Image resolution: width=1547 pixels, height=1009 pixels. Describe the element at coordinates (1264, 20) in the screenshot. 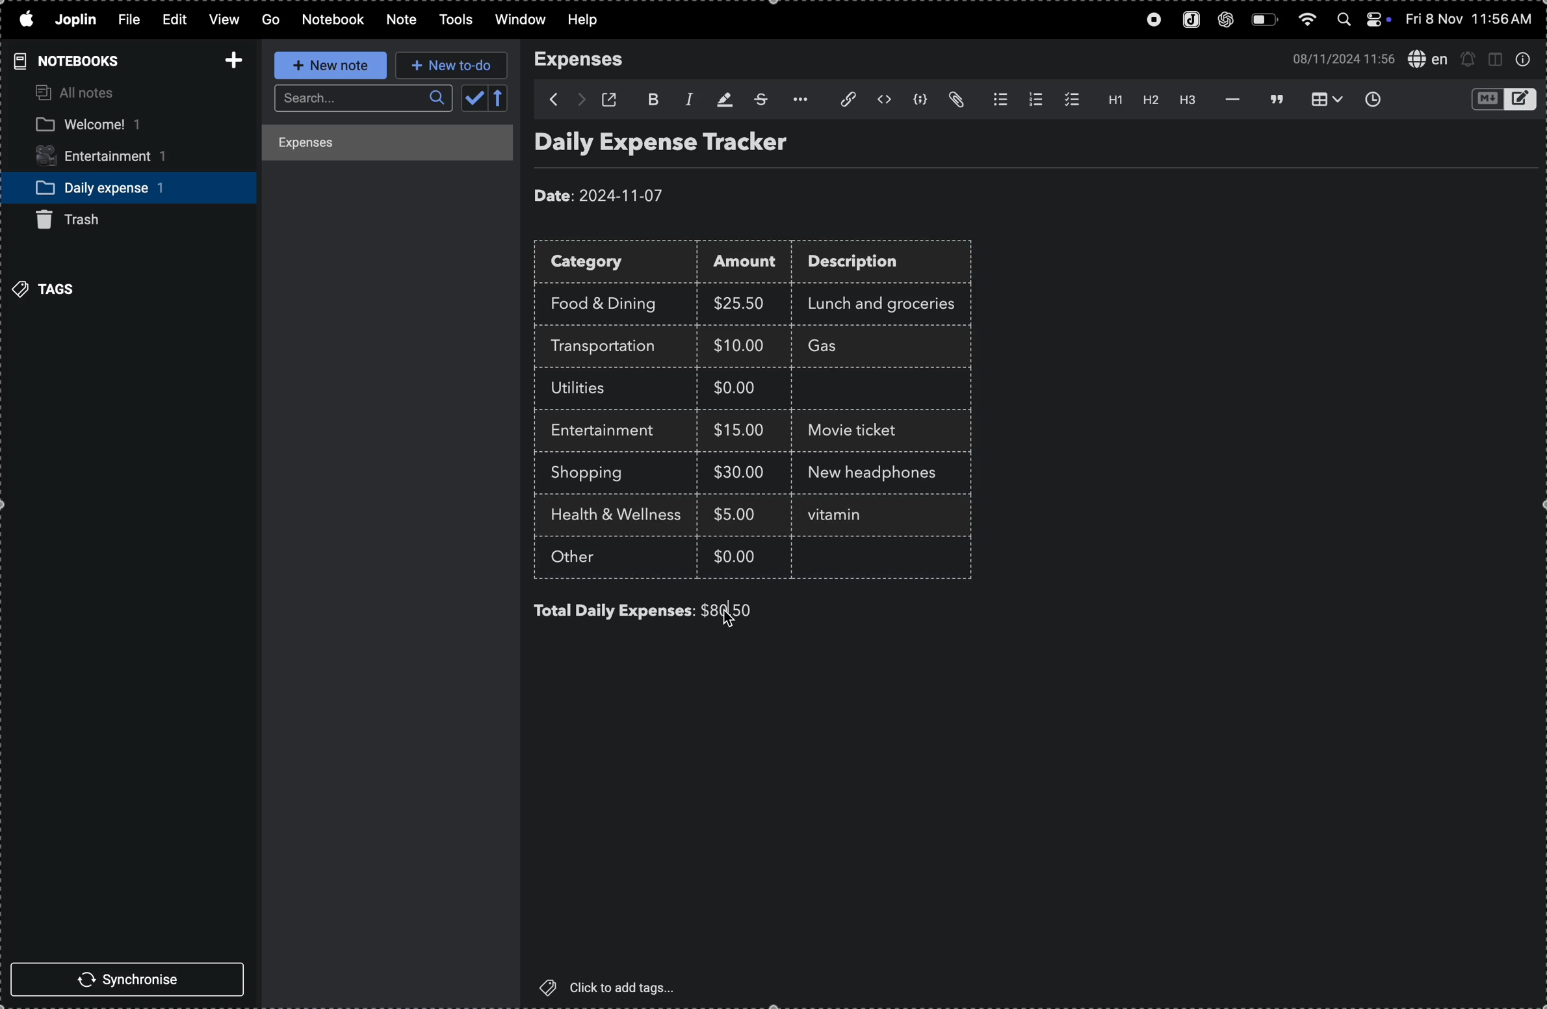

I see `battery` at that location.